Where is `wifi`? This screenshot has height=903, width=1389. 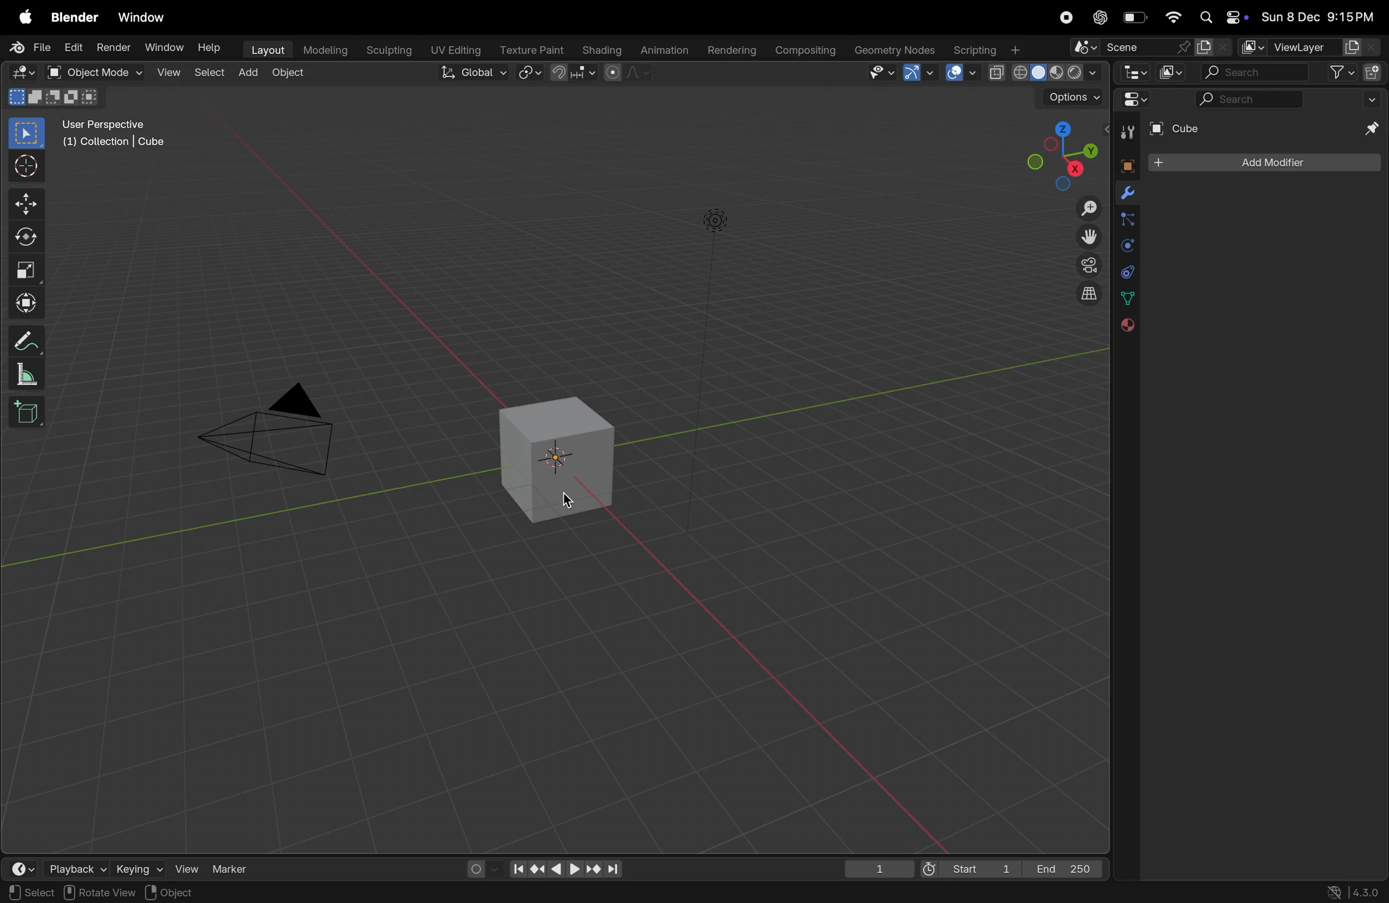
wifi is located at coordinates (1173, 17).